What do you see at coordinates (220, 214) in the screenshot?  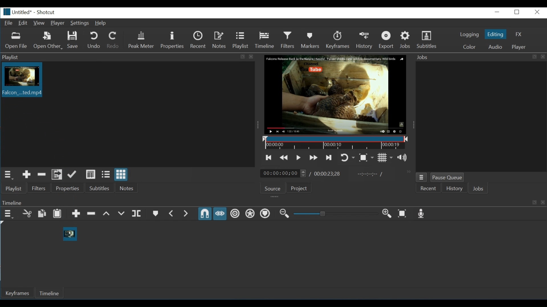 I see `Scrub while dragging` at bounding box center [220, 214].